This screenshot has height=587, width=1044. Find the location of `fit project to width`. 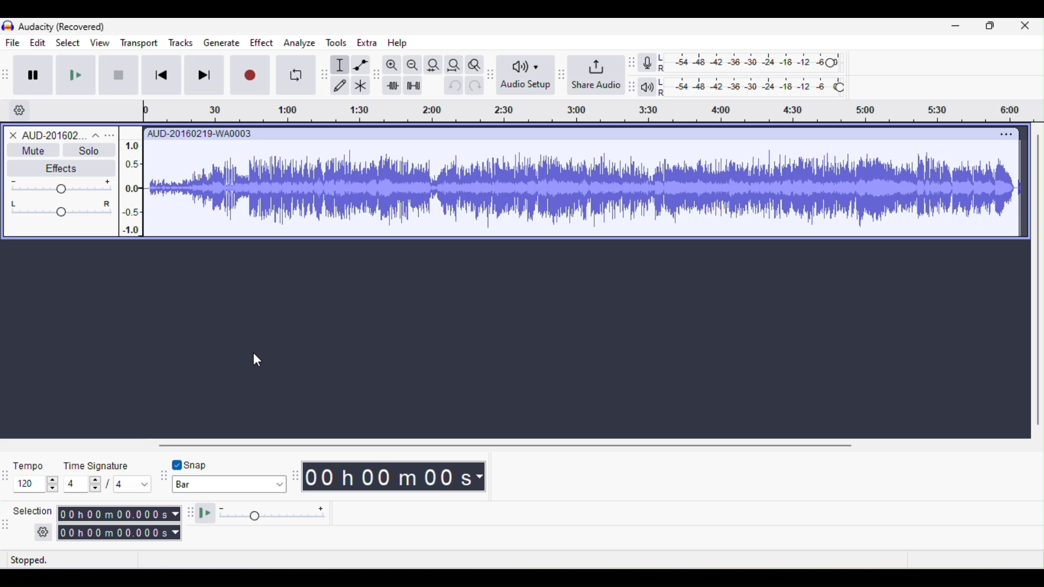

fit project to width is located at coordinates (454, 64).